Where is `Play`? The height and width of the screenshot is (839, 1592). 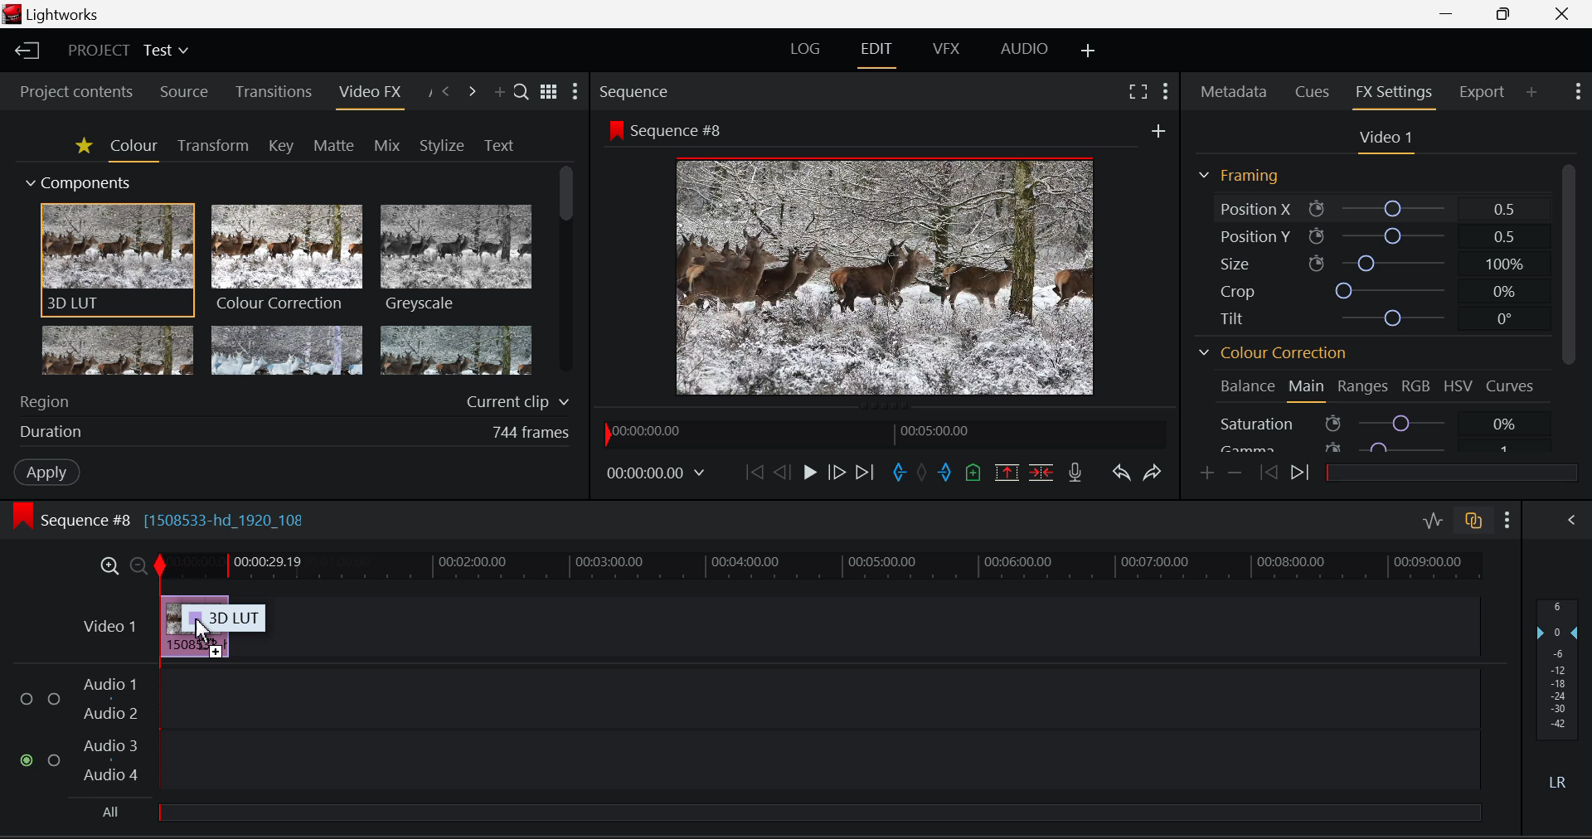
Play is located at coordinates (808, 473).